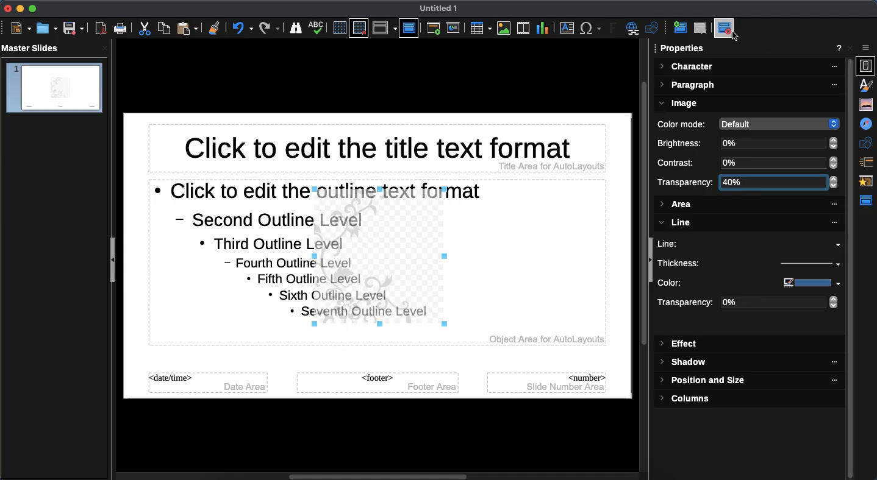 This screenshot has width=877, height=480. I want to click on Spellcheck, so click(317, 27).